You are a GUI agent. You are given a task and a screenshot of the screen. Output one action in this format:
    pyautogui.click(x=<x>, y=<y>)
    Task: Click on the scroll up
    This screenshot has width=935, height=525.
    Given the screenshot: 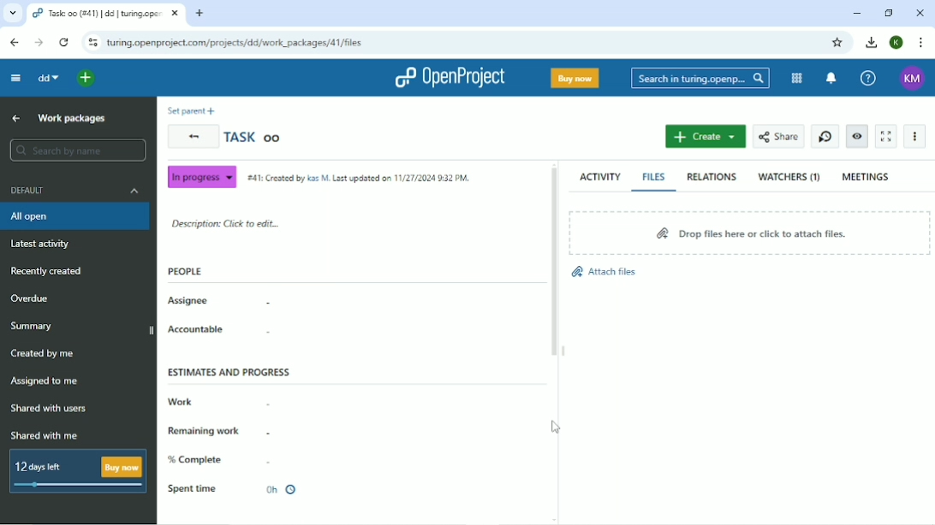 What is the action you would take?
    pyautogui.click(x=557, y=162)
    